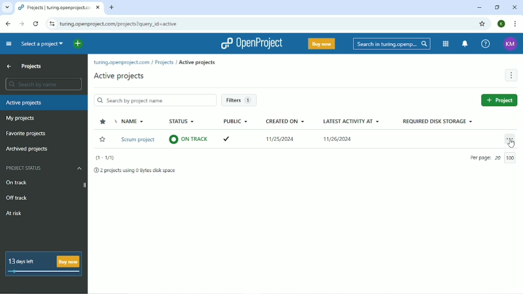 Image resolution: width=523 pixels, height=294 pixels. Describe the element at coordinates (22, 24) in the screenshot. I see `Forward` at that location.